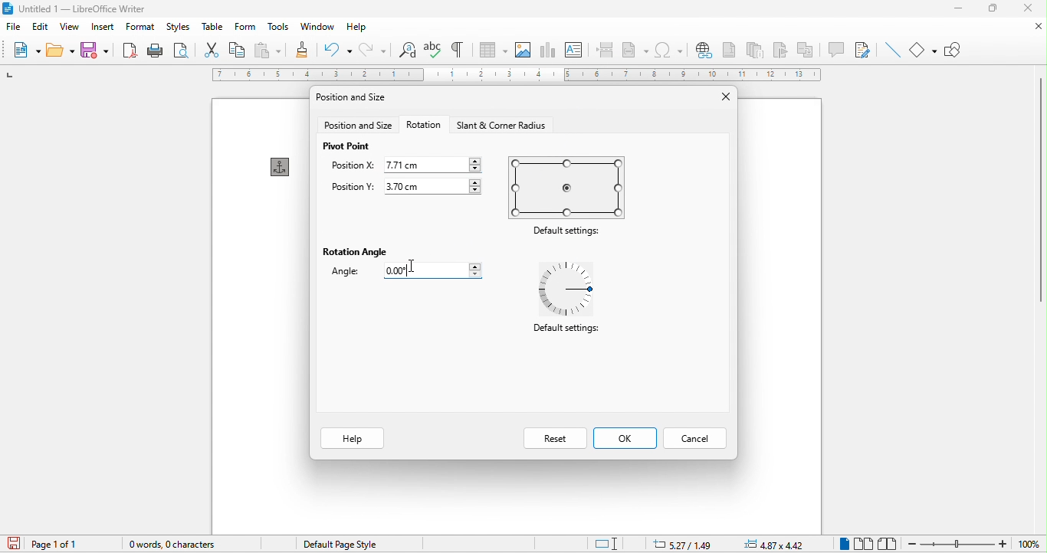  Describe the element at coordinates (517, 74) in the screenshot. I see `ruler` at that location.